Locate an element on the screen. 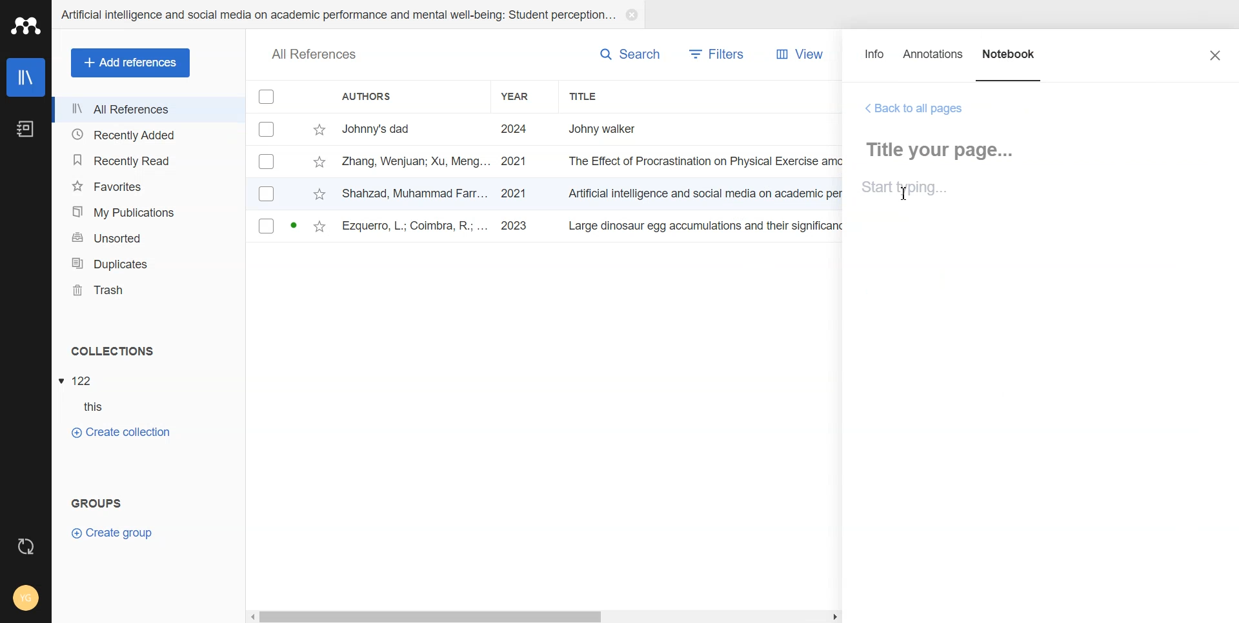 This screenshot has width=1239, height=623. Title is located at coordinates (610, 96).